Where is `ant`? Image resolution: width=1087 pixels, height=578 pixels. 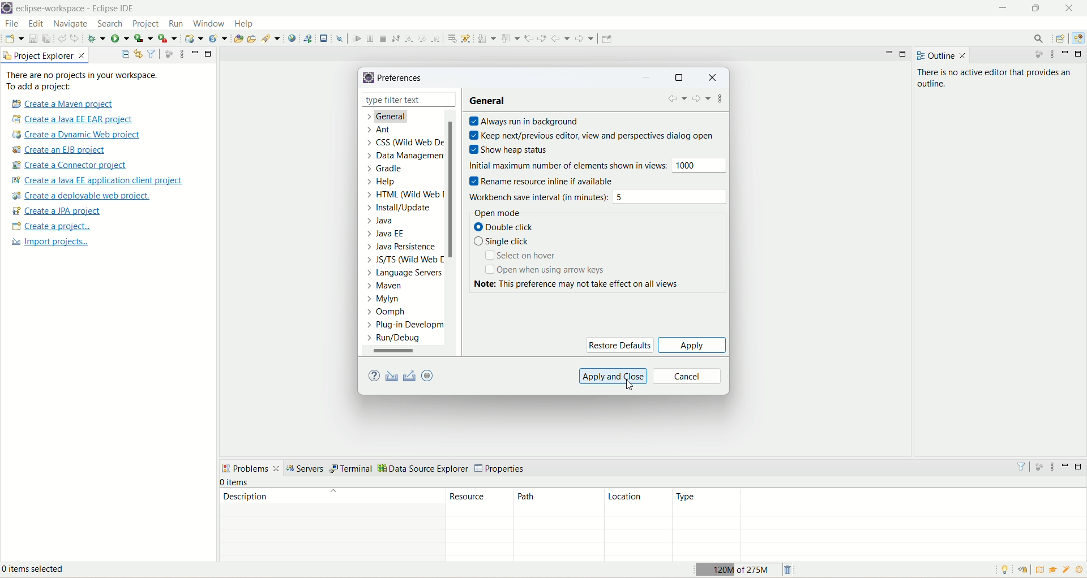 ant is located at coordinates (379, 130).